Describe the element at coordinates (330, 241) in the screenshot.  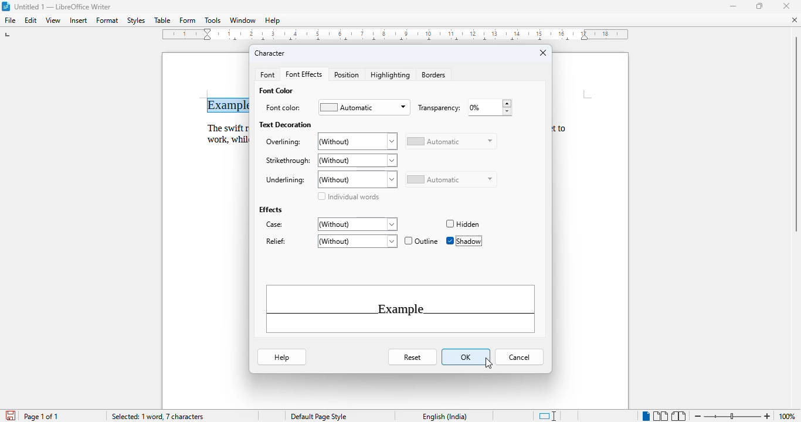
I see `relief: (Without)` at that location.